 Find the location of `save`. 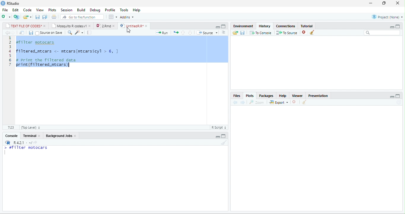

save is located at coordinates (31, 33).